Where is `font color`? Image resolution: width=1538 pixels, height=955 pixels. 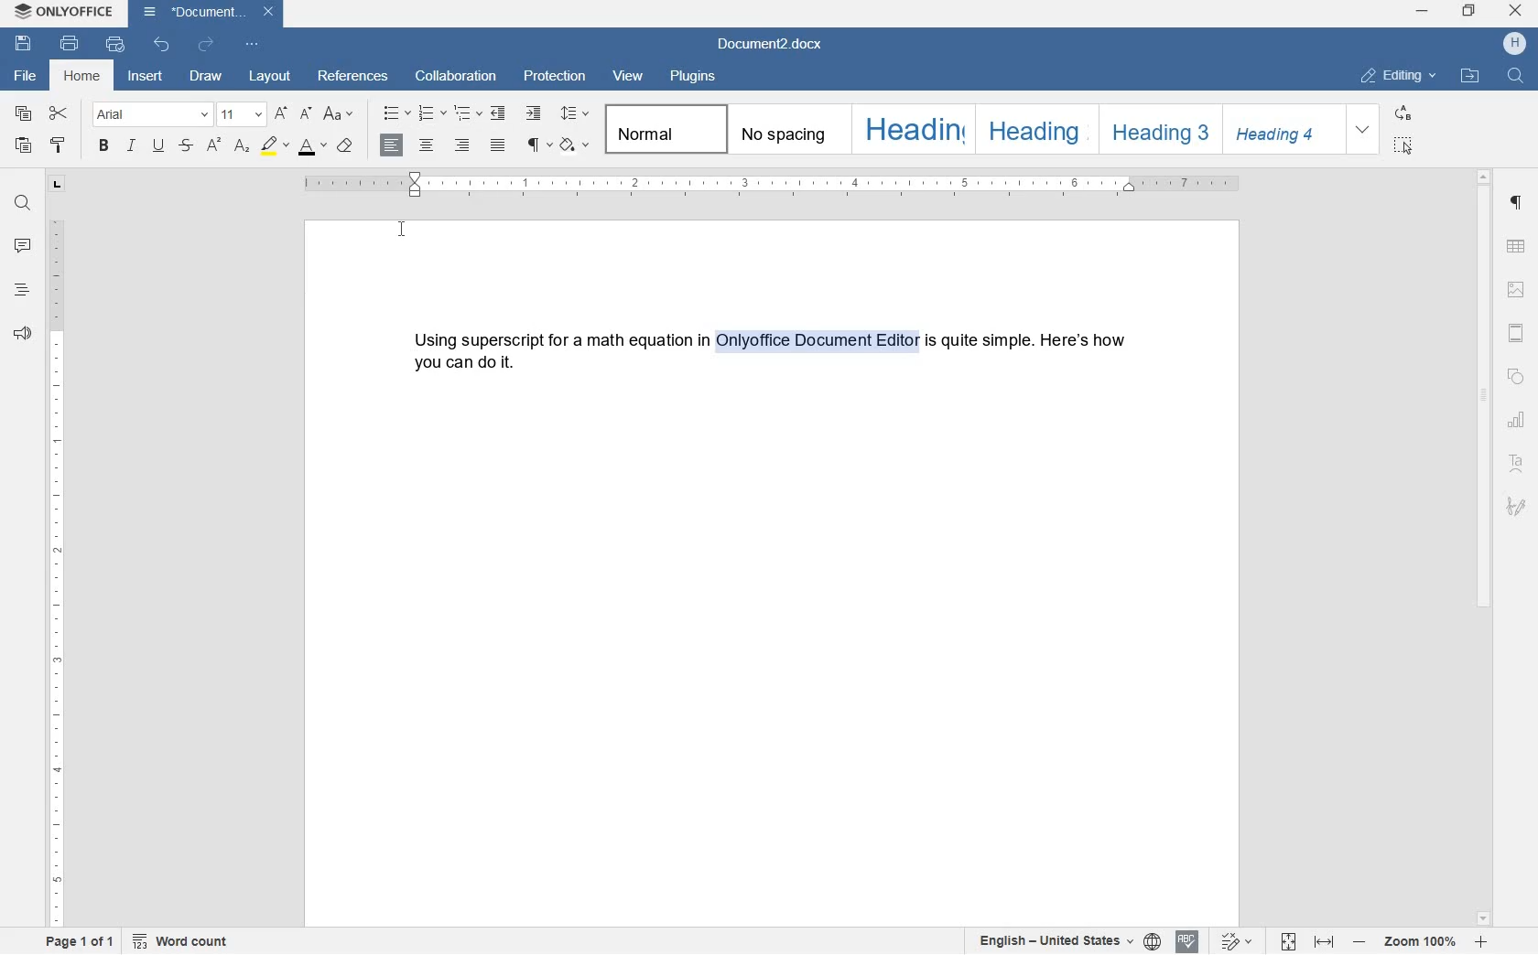
font color is located at coordinates (312, 147).